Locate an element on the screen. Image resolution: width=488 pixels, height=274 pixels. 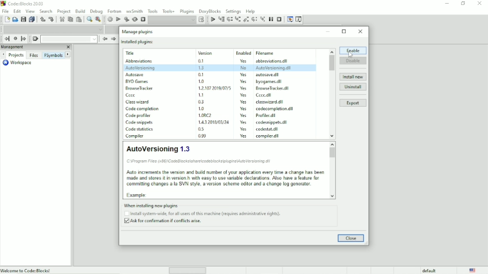
Redo is located at coordinates (51, 20).